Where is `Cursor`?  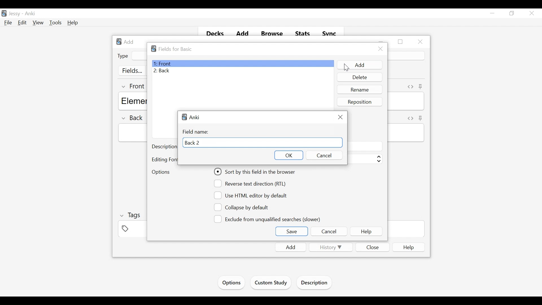
Cursor is located at coordinates (345, 68).